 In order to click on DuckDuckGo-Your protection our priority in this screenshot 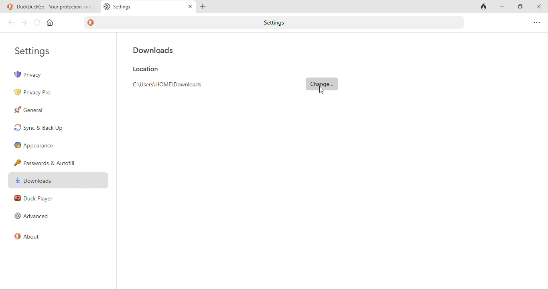, I will do `click(49, 7)`.